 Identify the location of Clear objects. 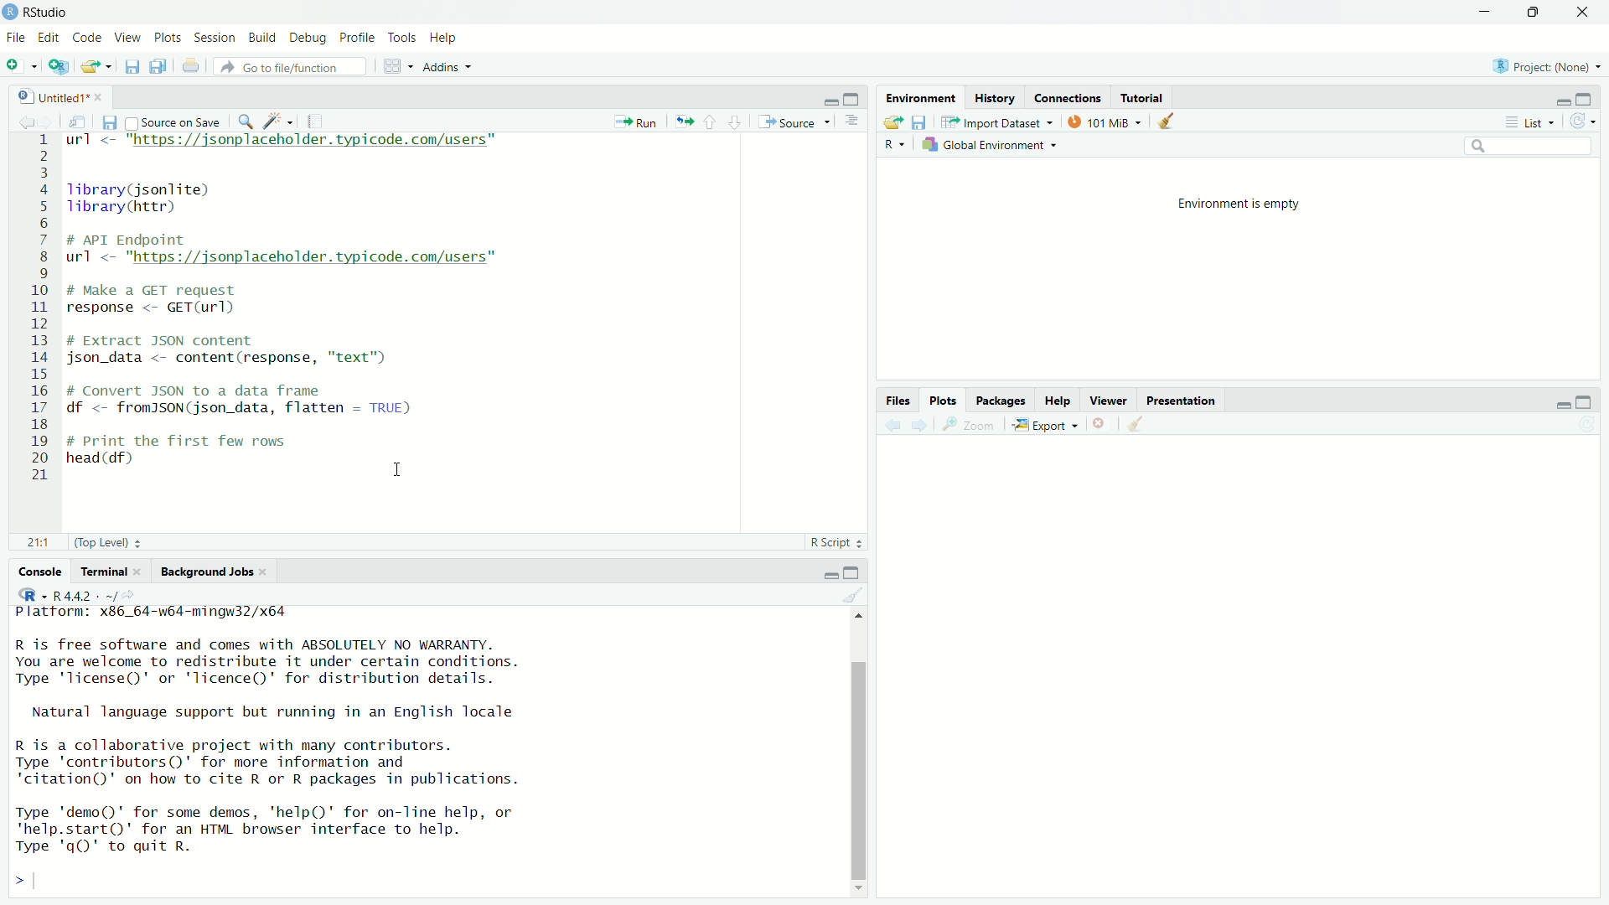
(1136, 426).